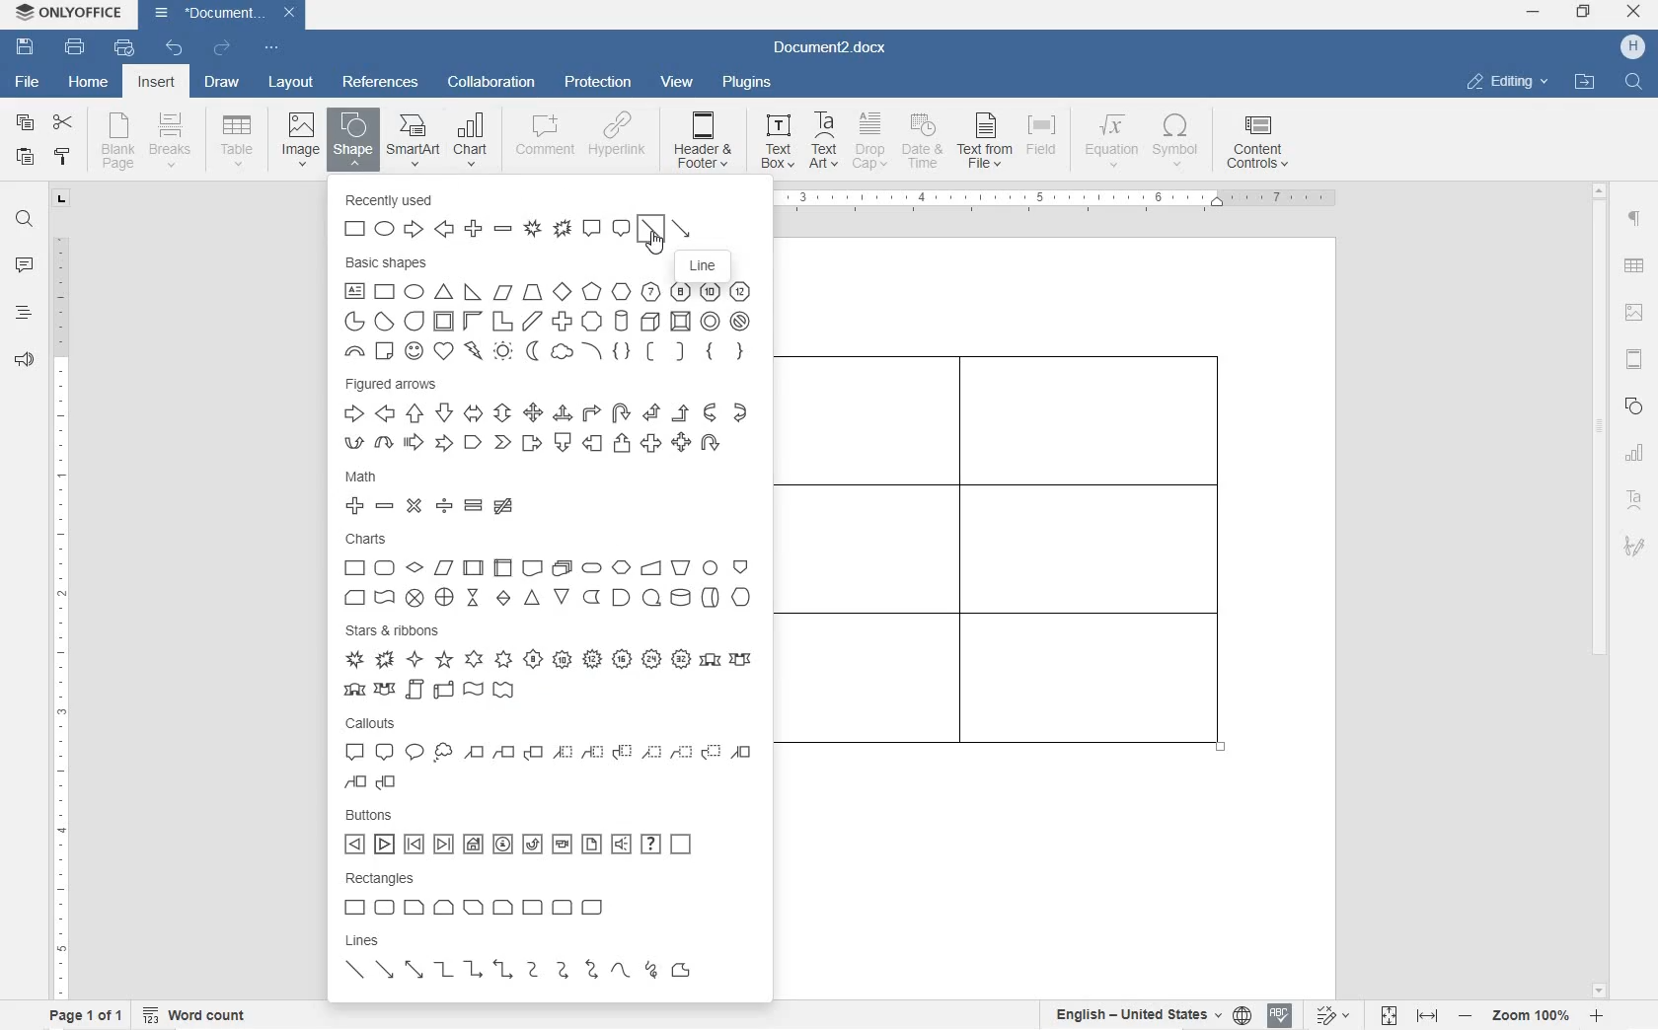  Describe the element at coordinates (1533, 1015) in the screenshot. I see `zoom in or out` at that location.